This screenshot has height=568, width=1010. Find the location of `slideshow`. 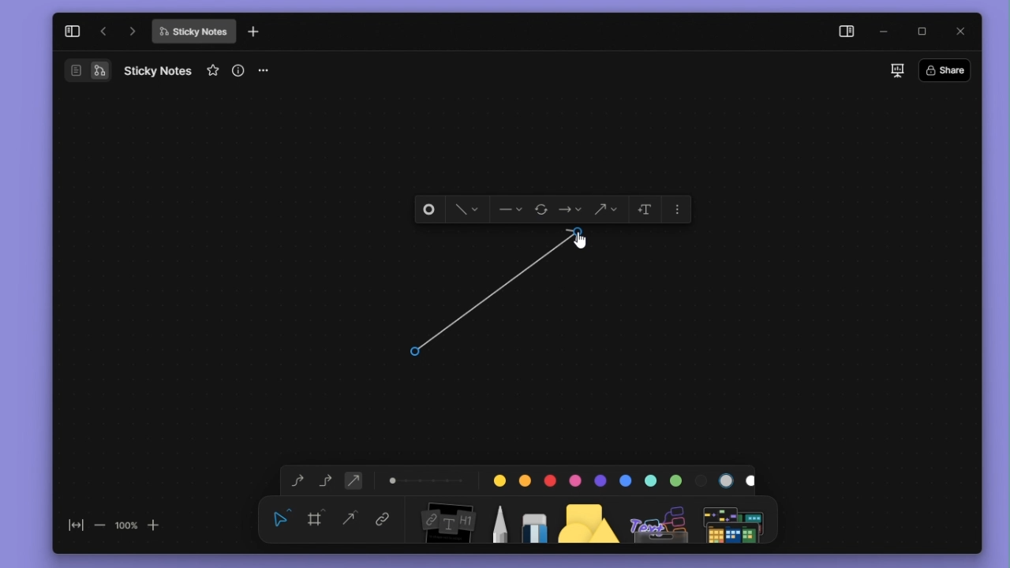

slideshow is located at coordinates (896, 70).